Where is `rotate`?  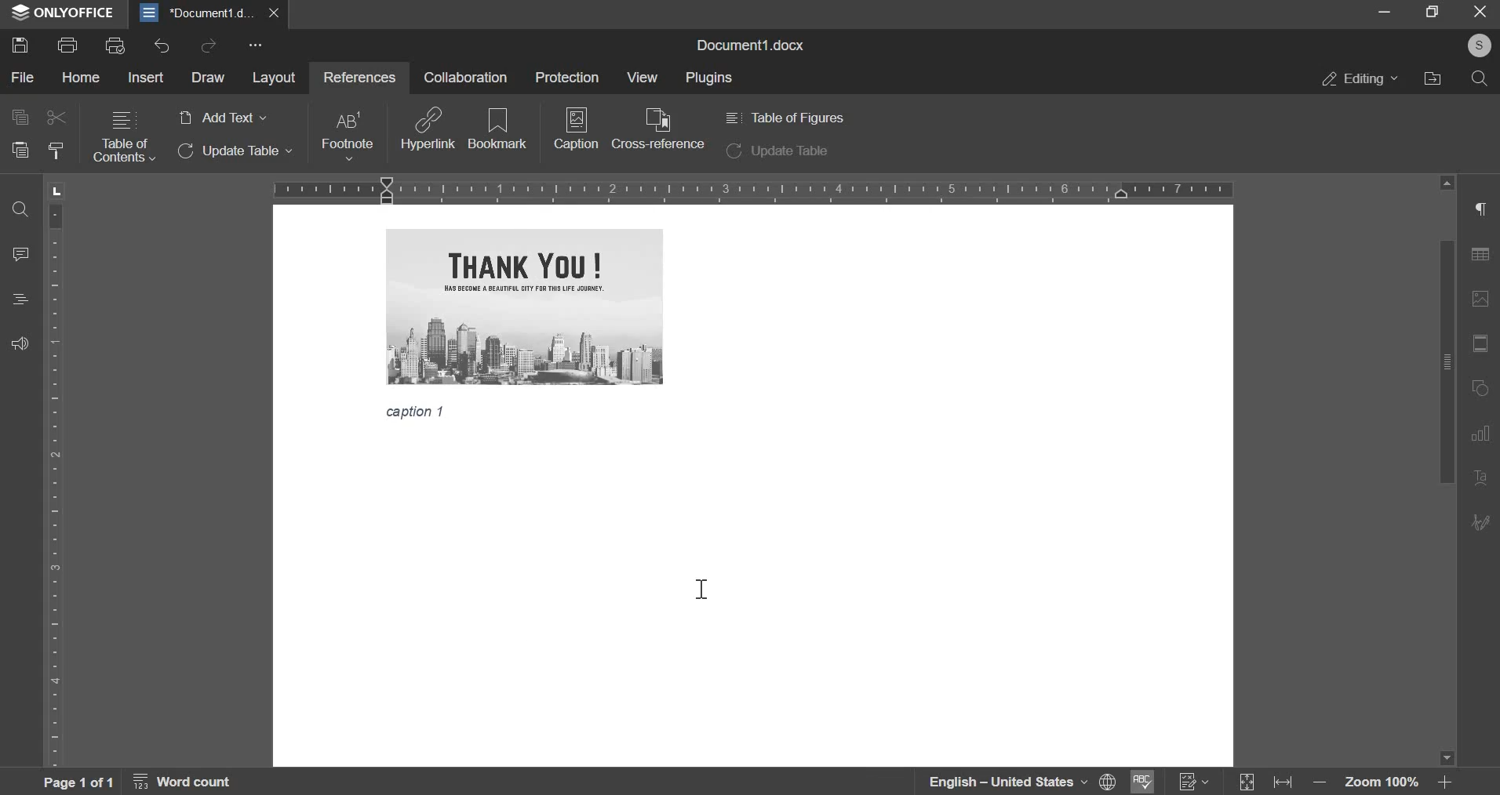 rotate is located at coordinates (1483, 390).